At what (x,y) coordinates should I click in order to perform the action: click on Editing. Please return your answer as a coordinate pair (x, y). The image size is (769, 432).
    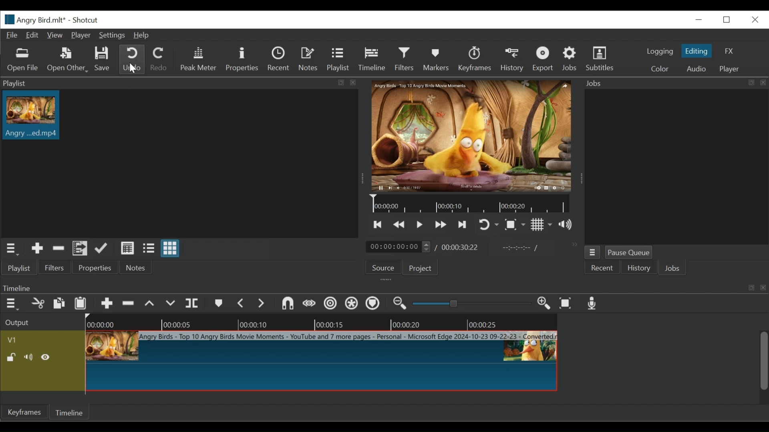
    Looking at the image, I should click on (697, 51).